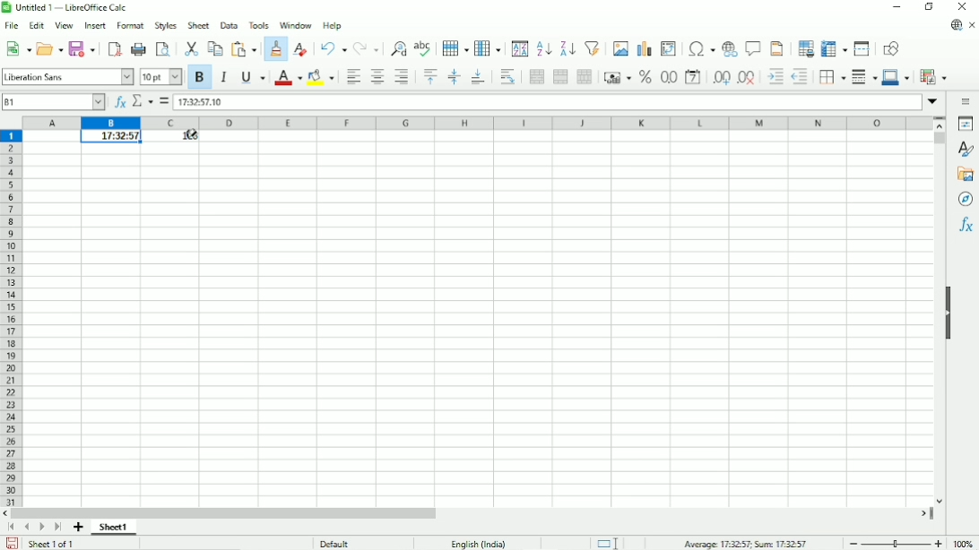 This screenshot has height=550, width=979. What do you see at coordinates (57, 528) in the screenshot?
I see `Scroll to last sheet` at bounding box center [57, 528].